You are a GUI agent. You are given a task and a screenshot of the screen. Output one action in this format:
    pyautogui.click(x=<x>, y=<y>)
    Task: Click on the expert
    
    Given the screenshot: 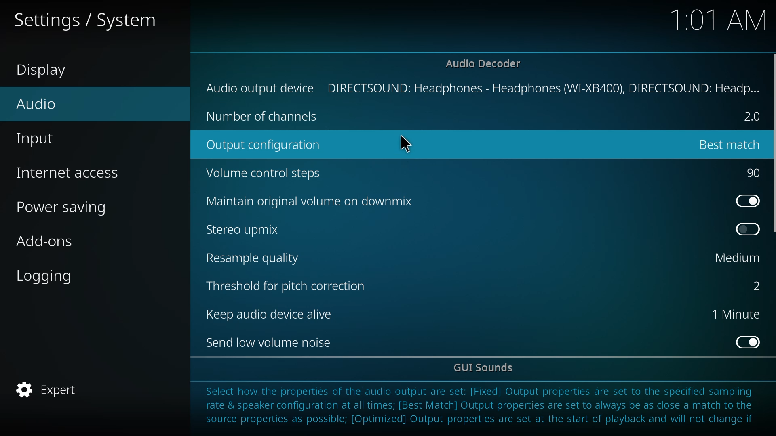 What is the action you would take?
    pyautogui.click(x=54, y=390)
    